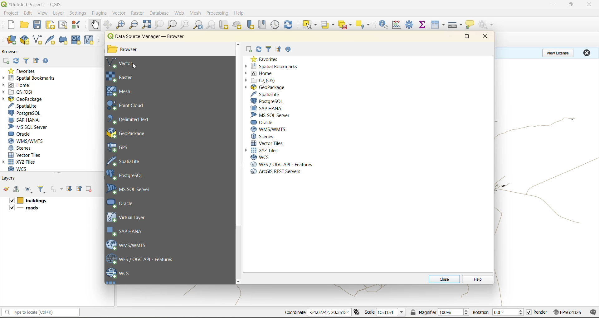  I want to click on browser, so click(13, 53).